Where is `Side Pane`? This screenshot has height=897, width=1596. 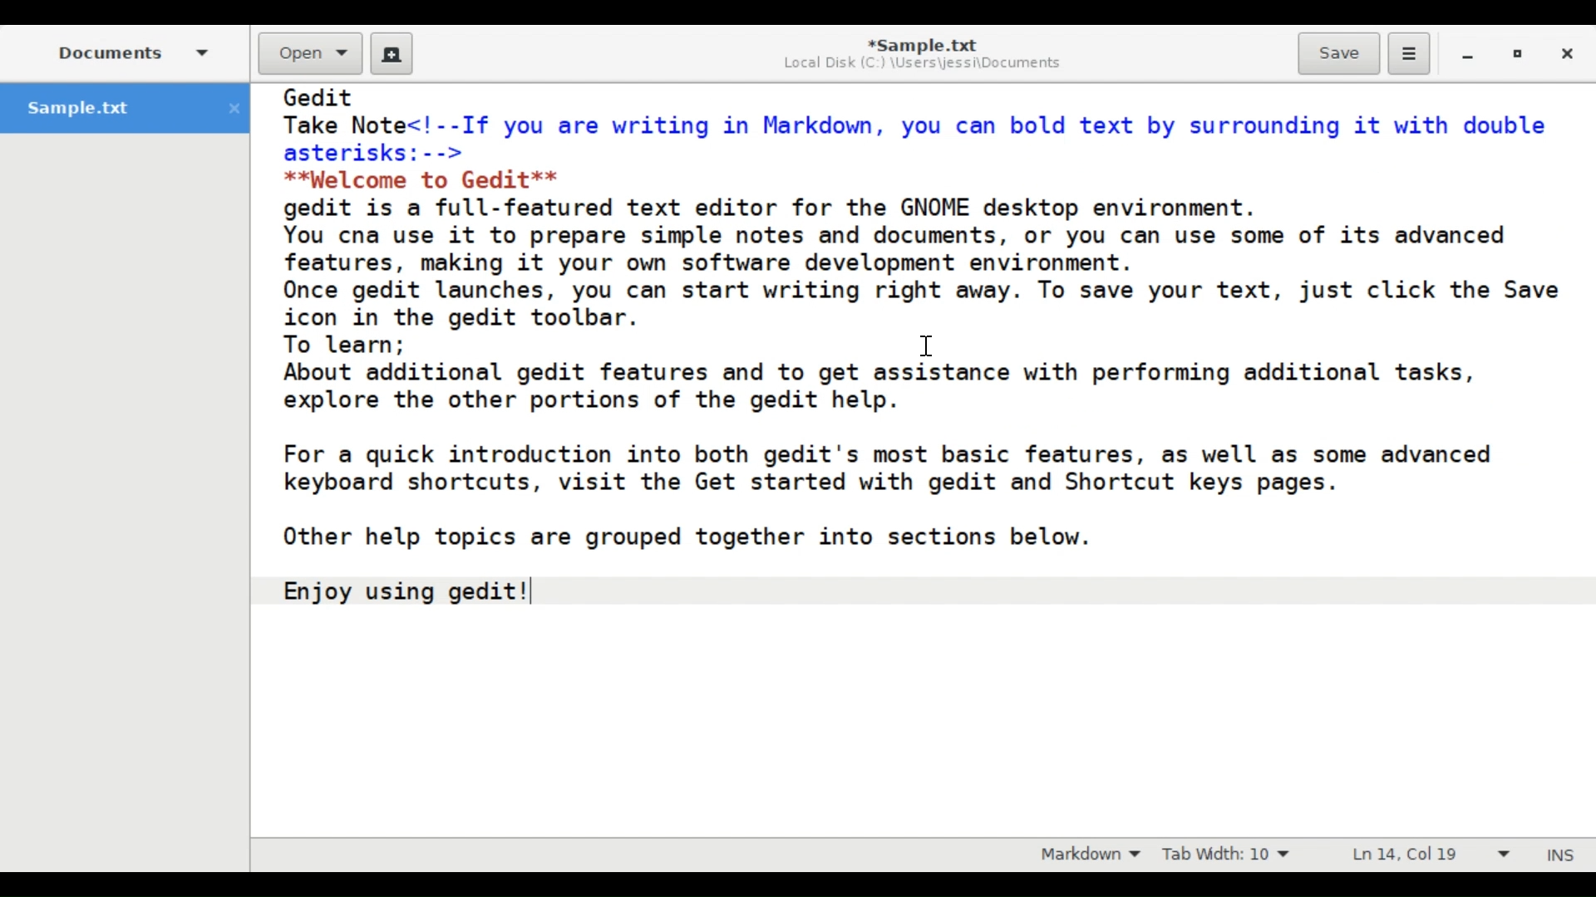
Side Pane is located at coordinates (133, 51).